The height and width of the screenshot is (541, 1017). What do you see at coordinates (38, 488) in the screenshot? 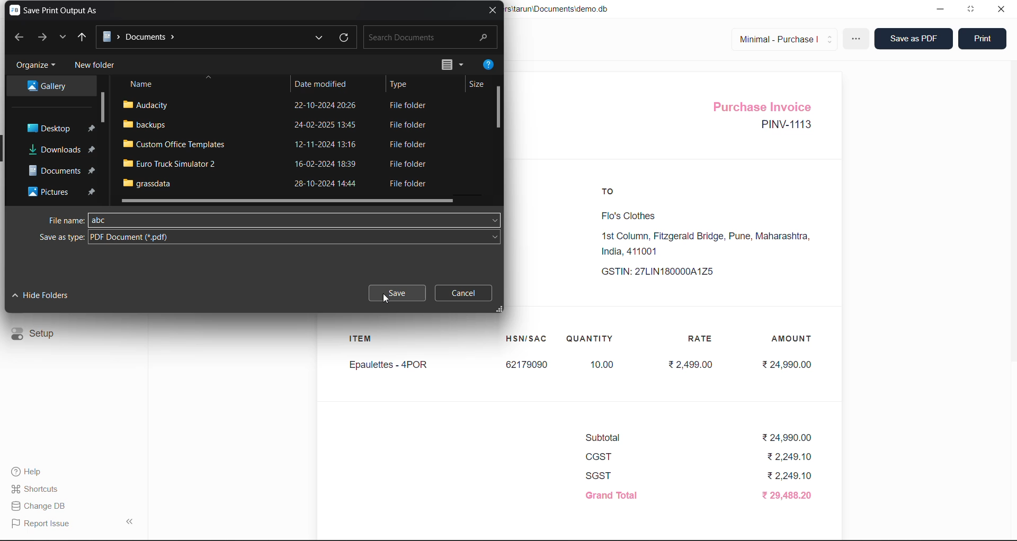
I see `Shortcuts.` at bounding box center [38, 488].